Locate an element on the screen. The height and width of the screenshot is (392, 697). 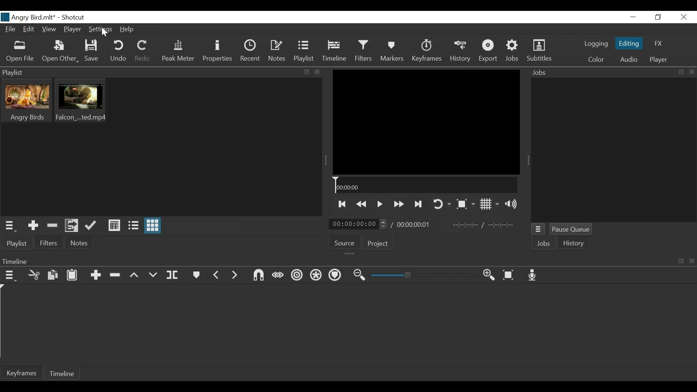
Editing is located at coordinates (629, 43).